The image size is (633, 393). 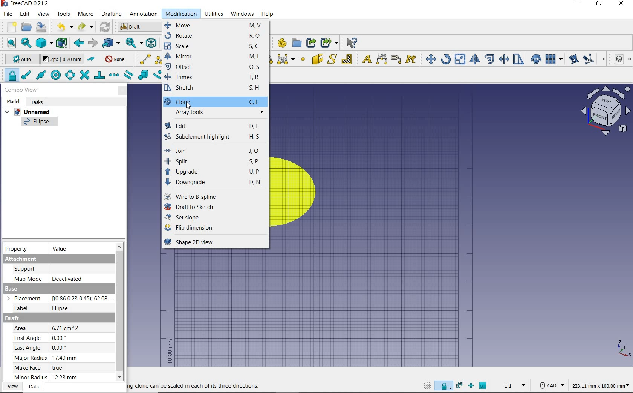 I want to click on trimex, so click(x=504, y=59).